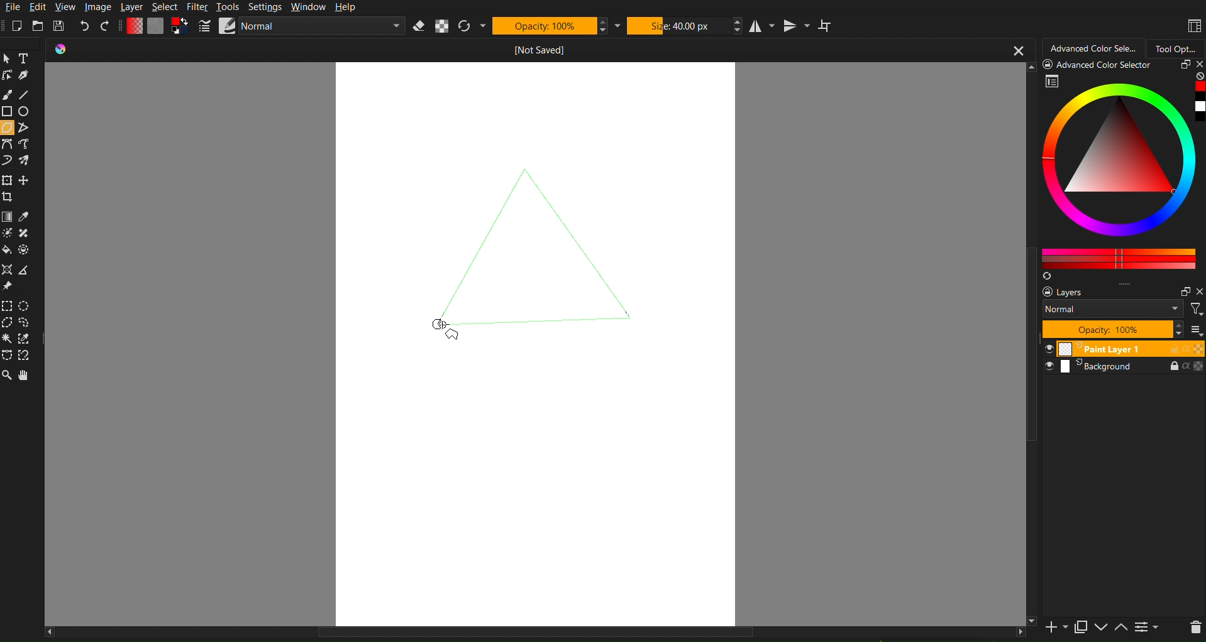  I want to click on bezier curve Selection Tools, so click(8, 356).